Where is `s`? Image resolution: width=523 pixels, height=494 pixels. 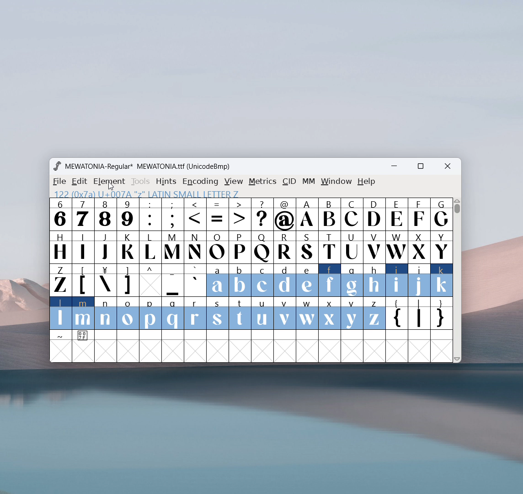
s is located at coordinates (218, 314).